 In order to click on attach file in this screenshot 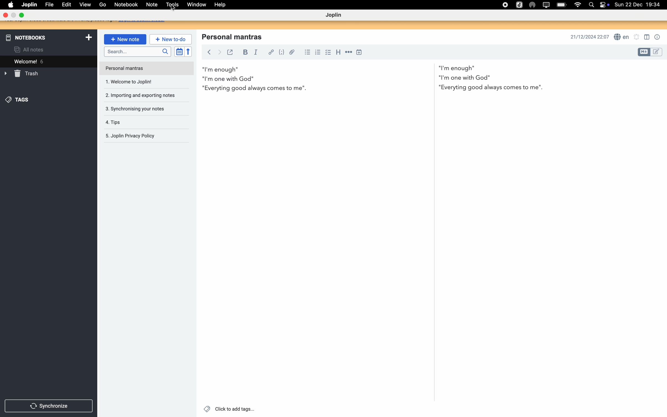, I will do `click(291, 52)`.